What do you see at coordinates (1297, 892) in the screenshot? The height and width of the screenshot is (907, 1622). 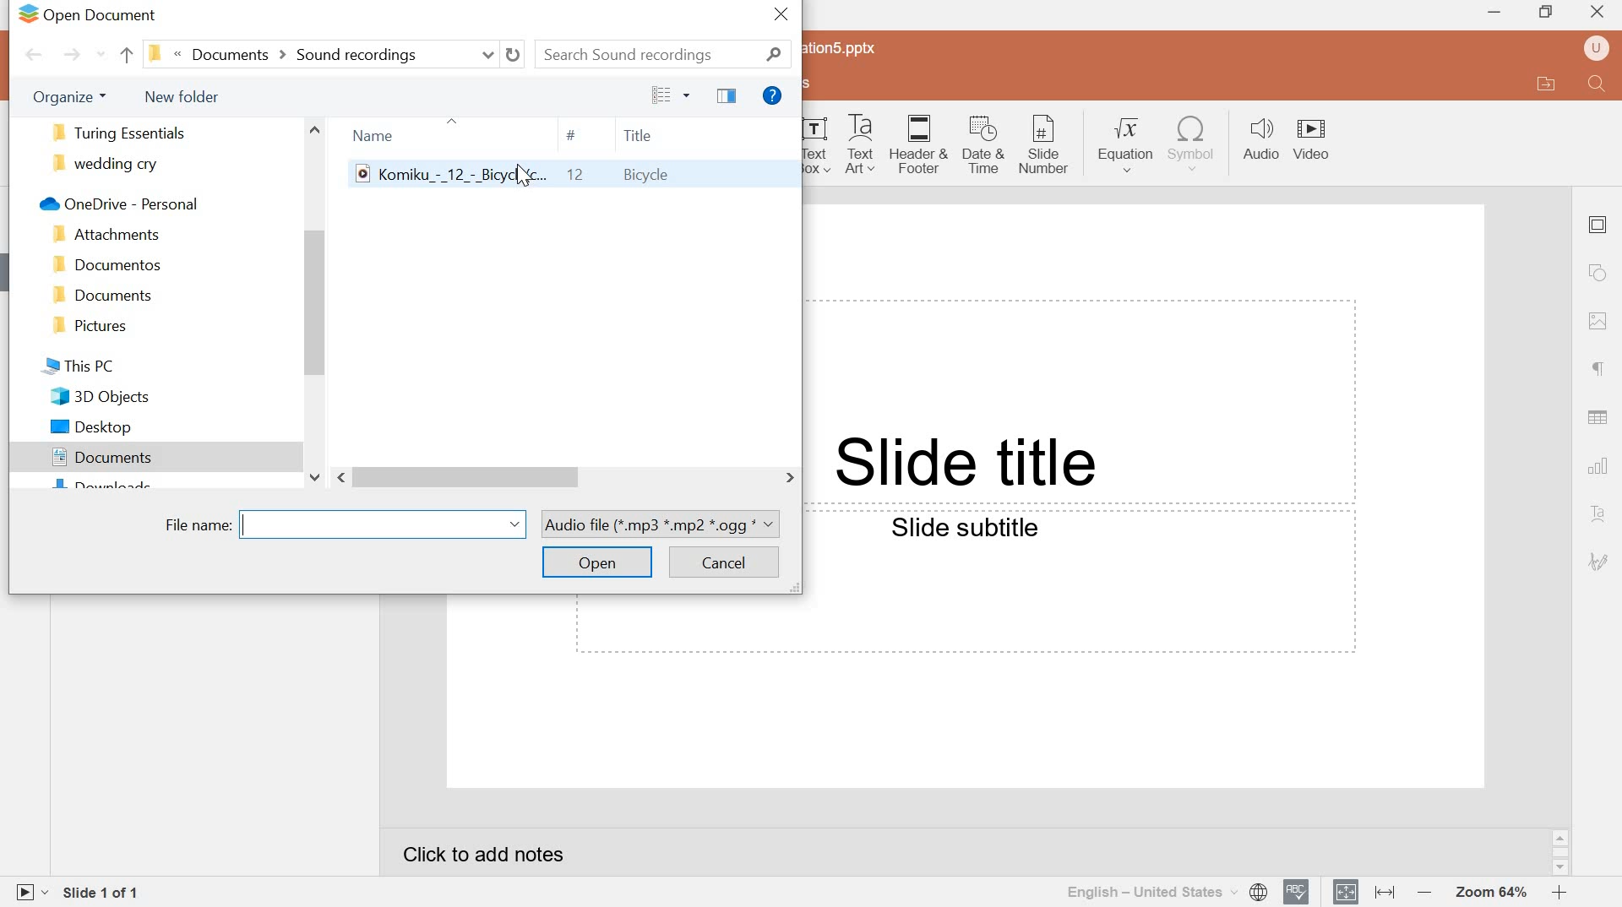 I see `spell checking` at bounding box center [1297, 892].